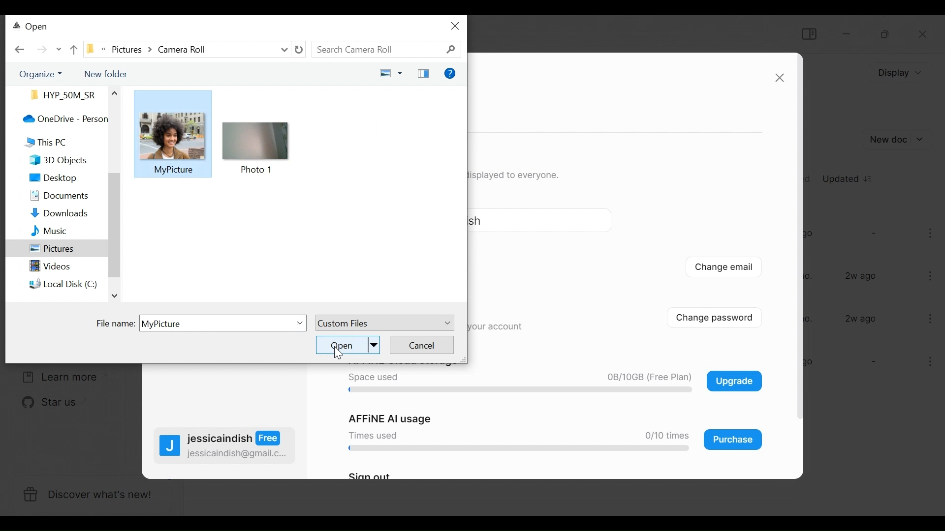  I want to click on 2w ago, so click(862, 276).